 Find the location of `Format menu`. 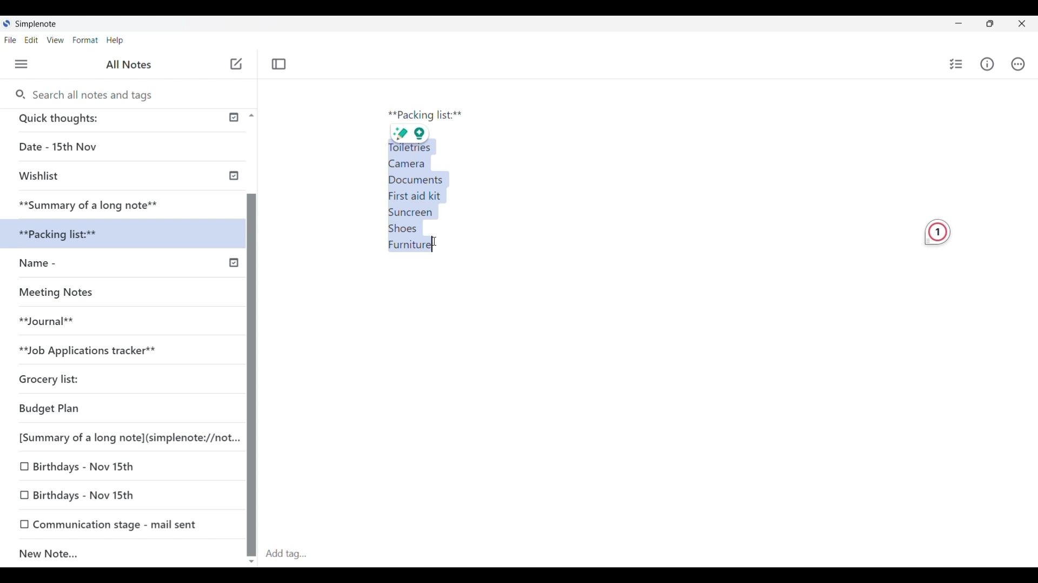

Format menu is located at coordinates (86, 40).